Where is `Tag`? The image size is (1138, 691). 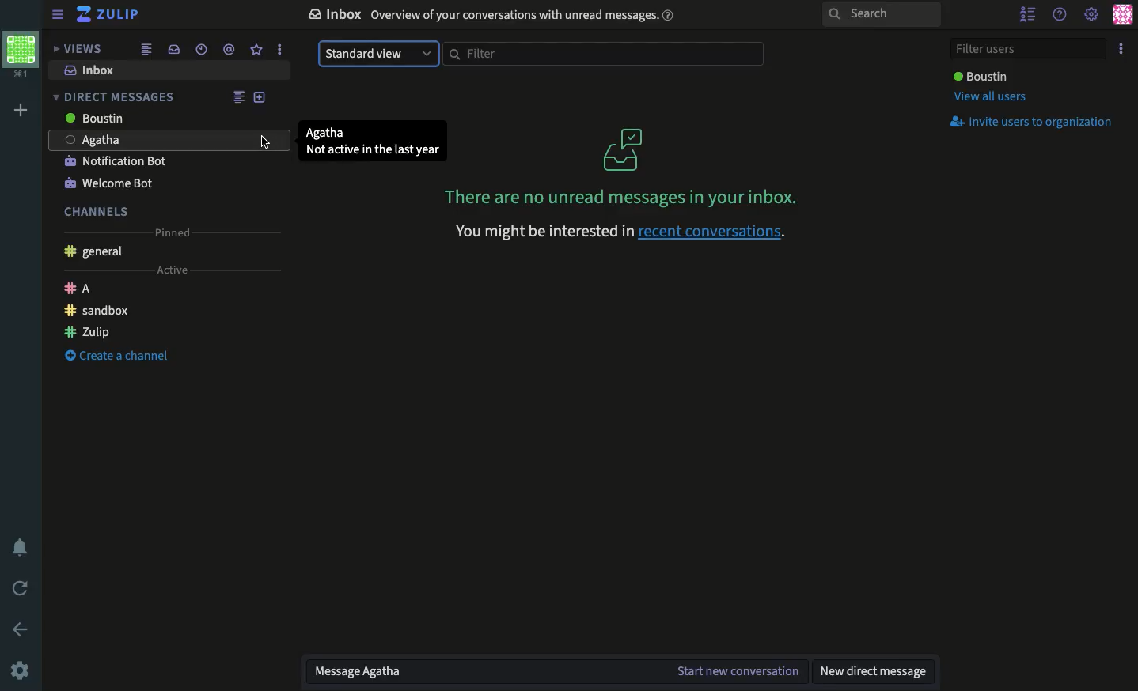 Tag is located at coordinates (231, 47).